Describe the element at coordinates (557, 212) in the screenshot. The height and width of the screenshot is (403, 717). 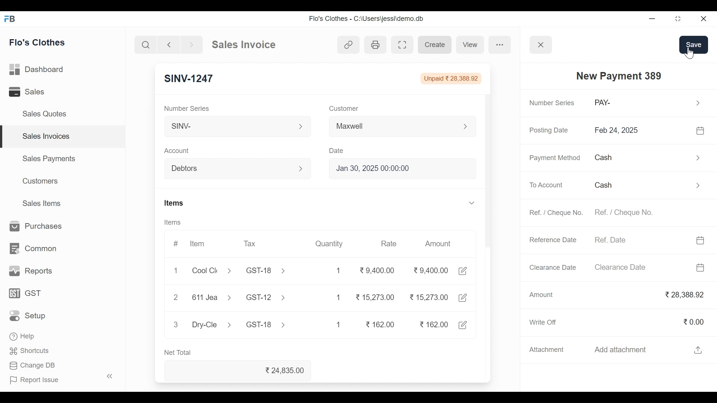
I see `Ref. / Cheque No.` at that location.